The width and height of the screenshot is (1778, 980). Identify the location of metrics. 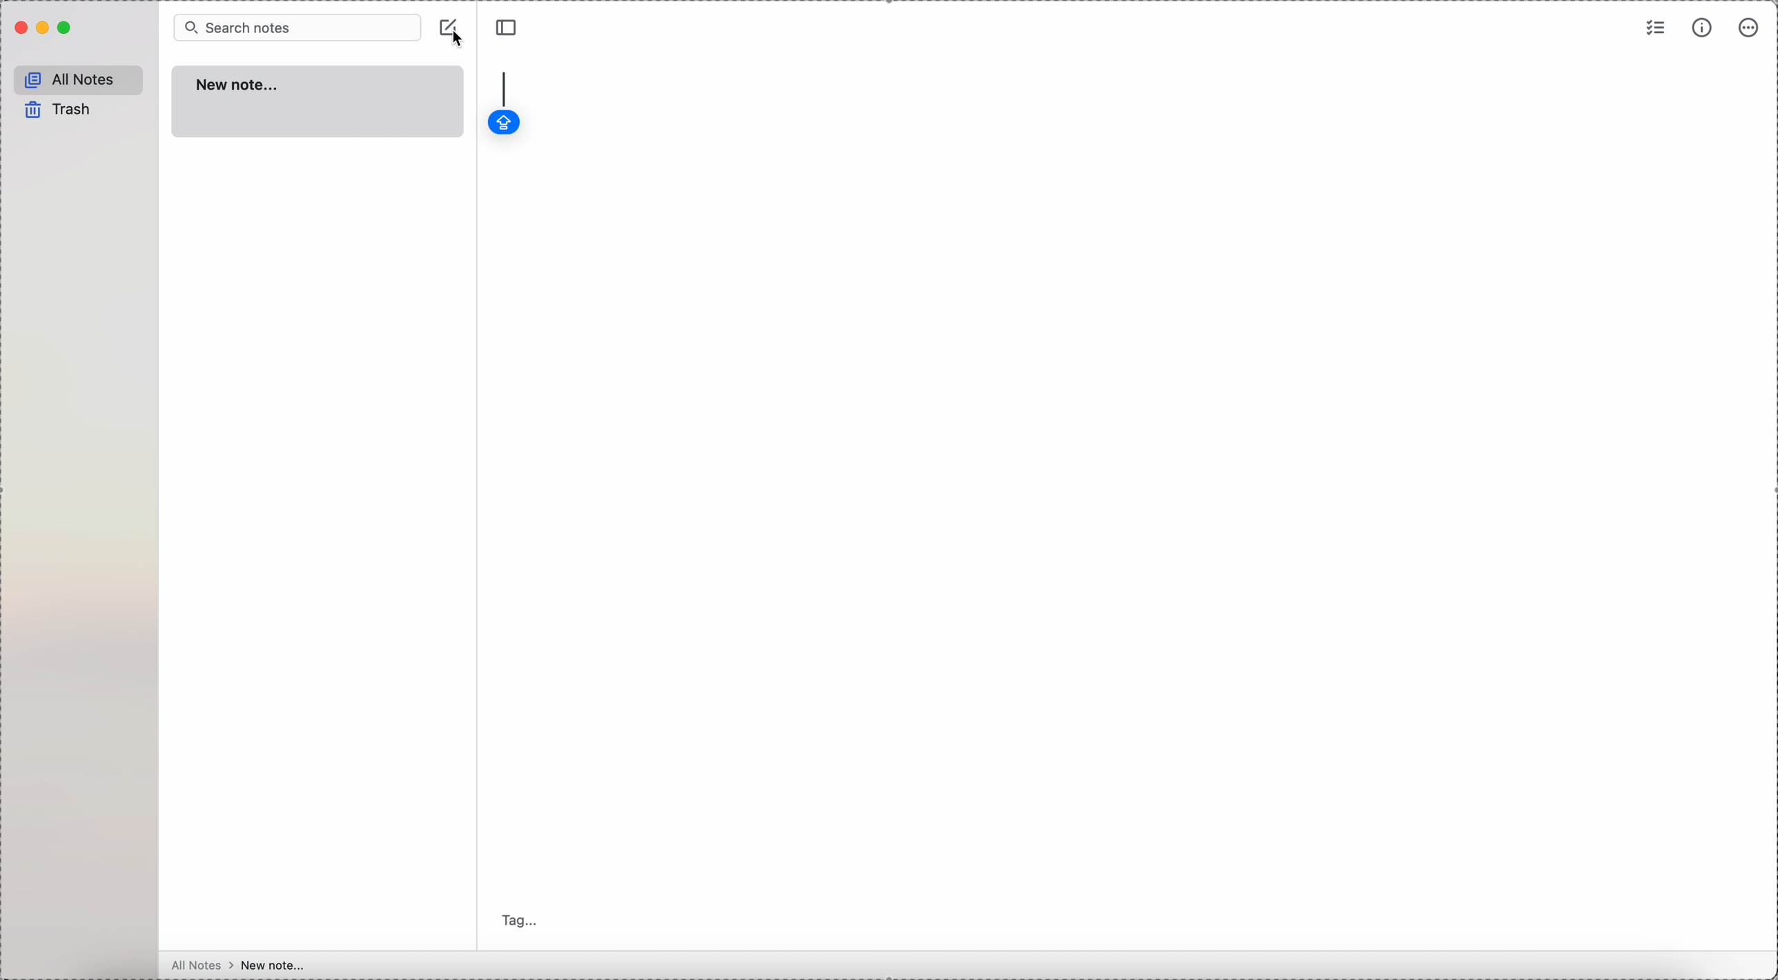
(1701, 30).